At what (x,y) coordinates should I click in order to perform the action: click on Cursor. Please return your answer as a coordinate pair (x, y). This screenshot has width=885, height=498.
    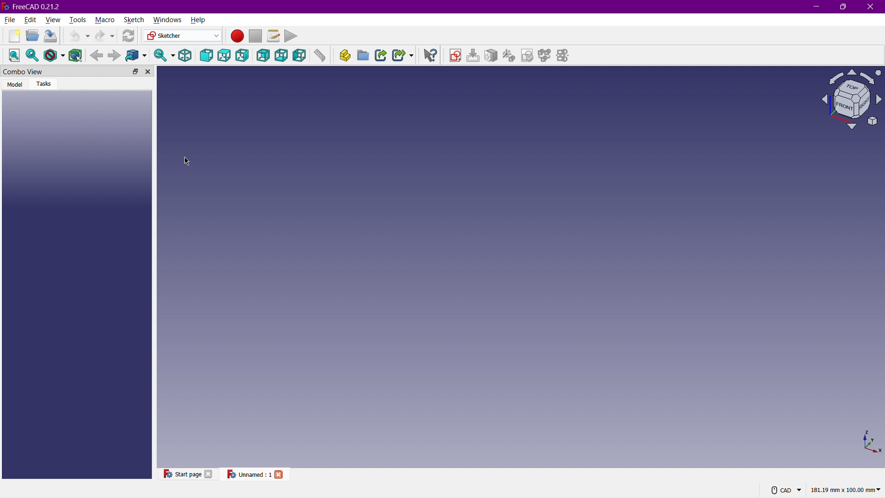
    Looking at the image, I should click on (186, 162).